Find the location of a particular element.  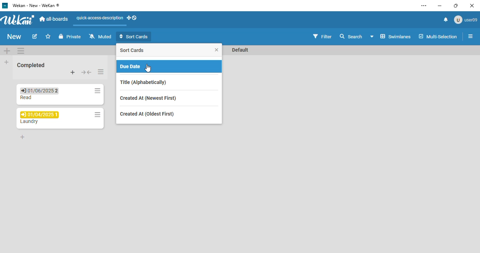

title (alphabetically) is located at coordinates (144, 82).